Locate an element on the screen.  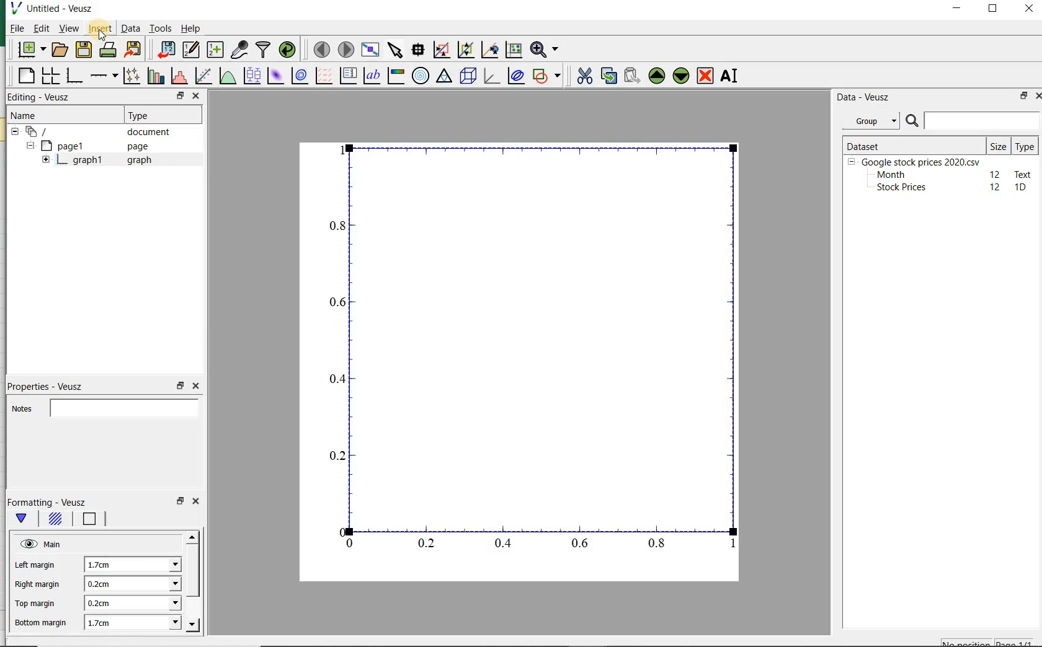
Right margin is located at coordinates (38, 585).